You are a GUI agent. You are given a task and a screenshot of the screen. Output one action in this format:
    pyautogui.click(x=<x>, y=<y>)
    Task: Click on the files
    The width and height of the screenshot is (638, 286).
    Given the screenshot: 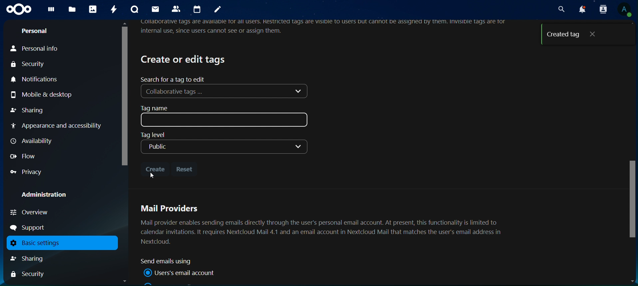 What is the action you would take?
    pyautogui.click(x=72, y=10)
    